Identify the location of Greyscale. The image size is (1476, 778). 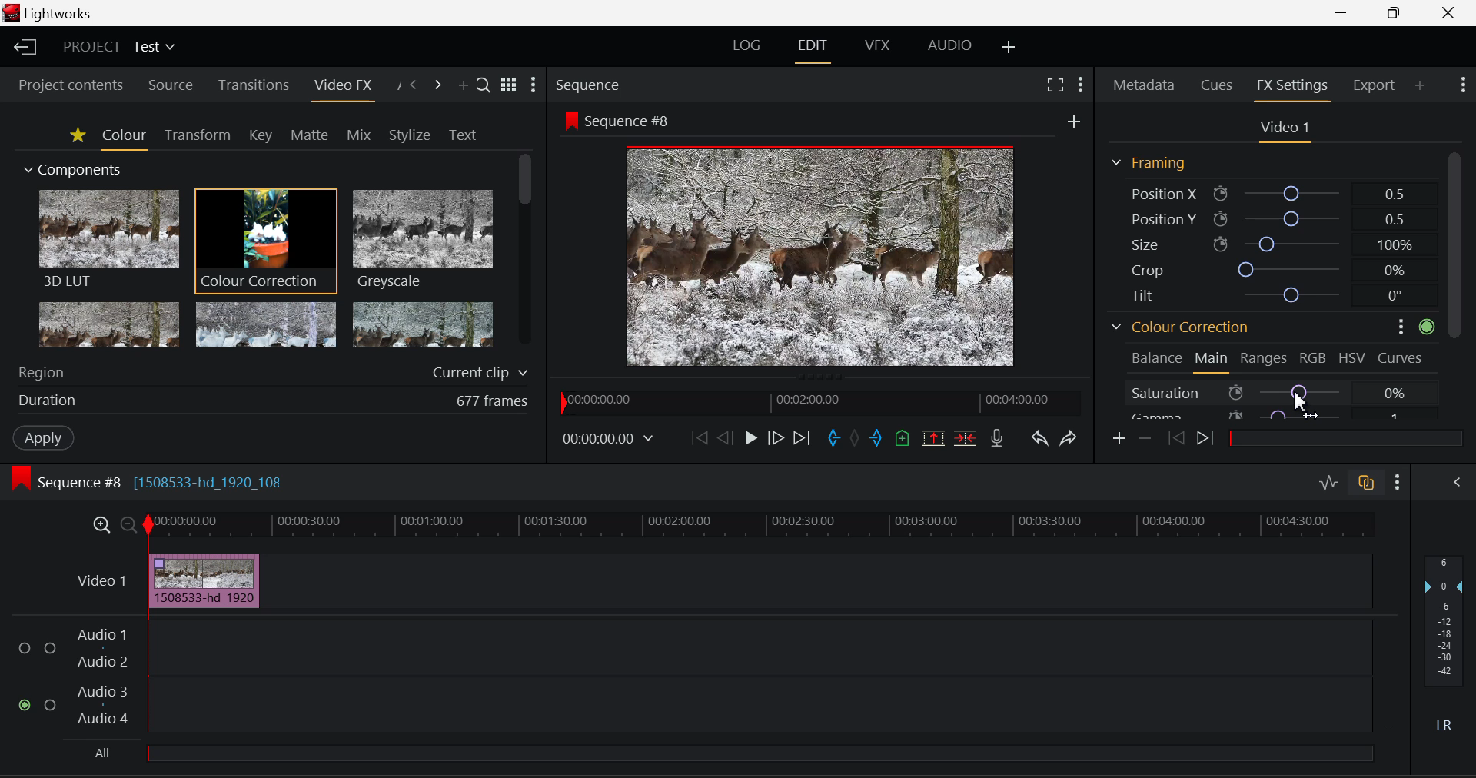
(421, 241).